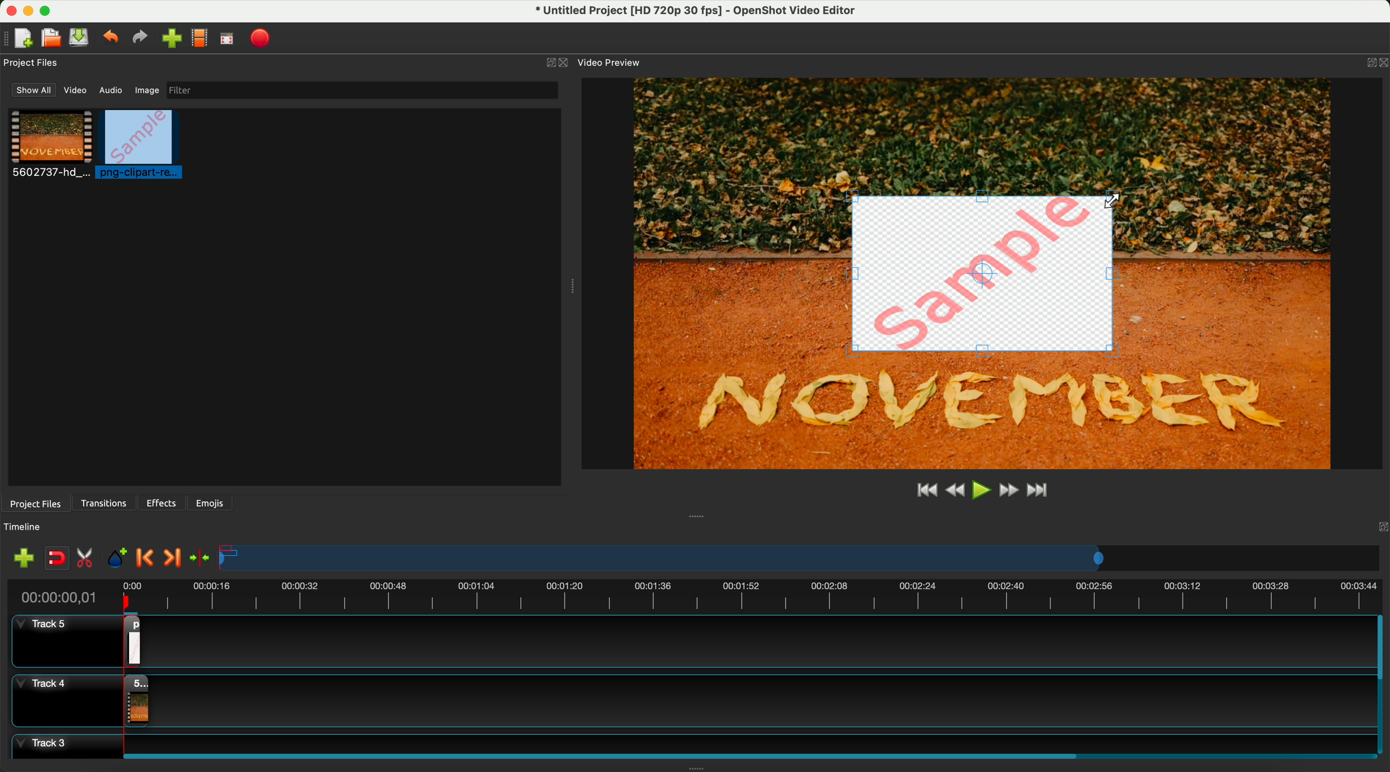 This screenshot has height=772, width=1390. What do you see at coordinates (801, 559) in the screenshot?
I see `timeline` at bounding box center [801, 559].